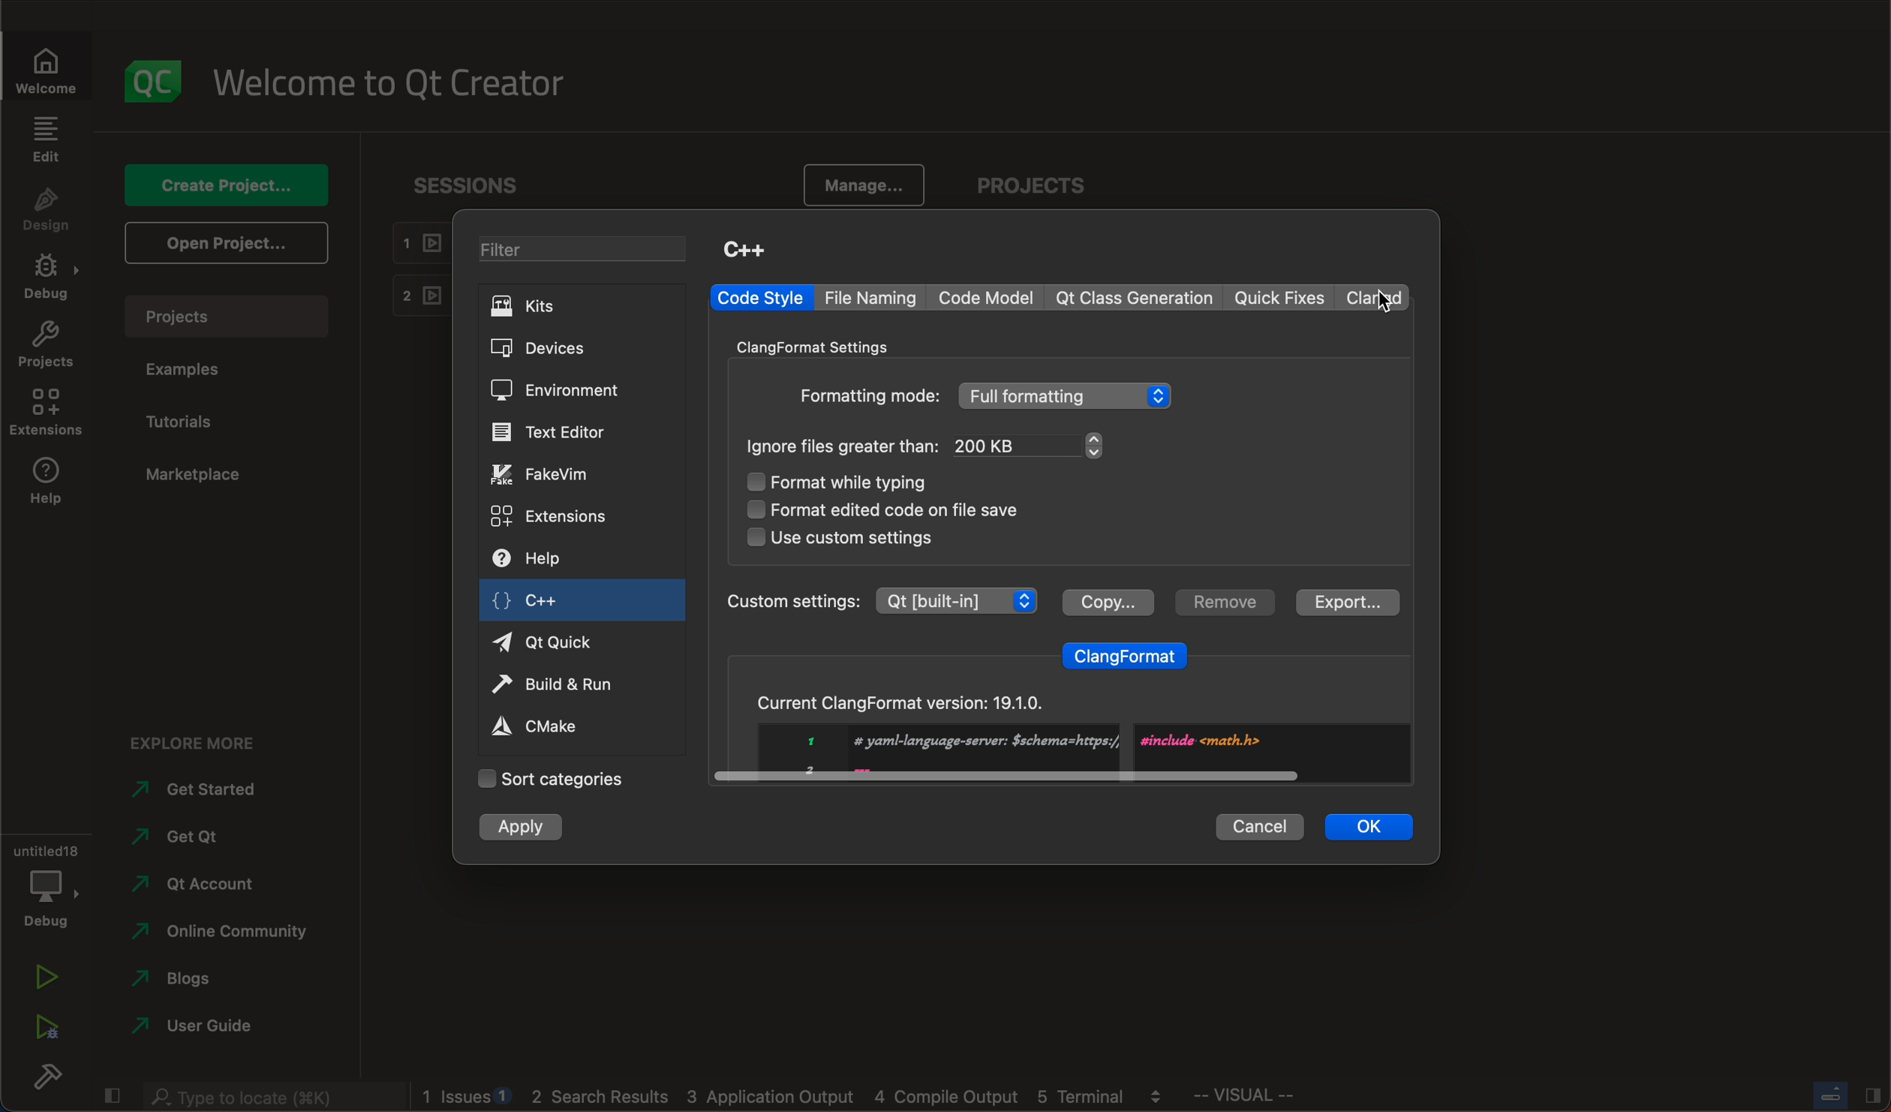  I want to click on cursor, so click(1375, 304).